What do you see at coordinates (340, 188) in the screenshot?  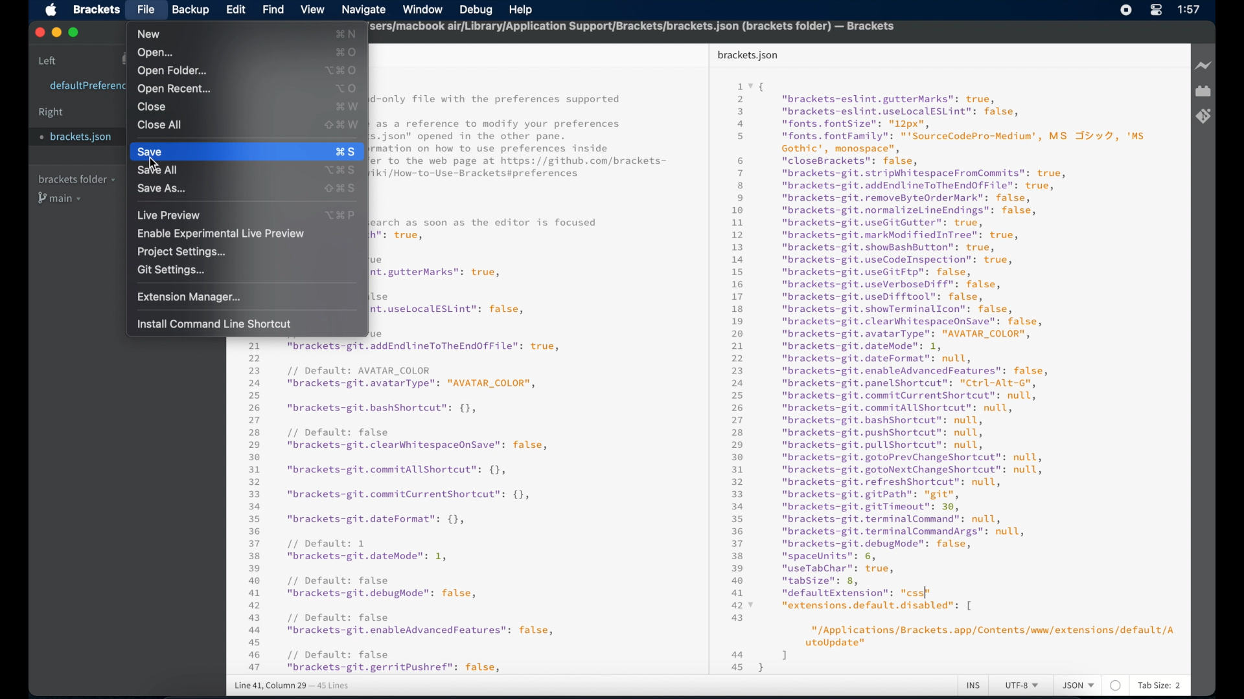 I see `save as shortcut` at bounding box center [340, 188].